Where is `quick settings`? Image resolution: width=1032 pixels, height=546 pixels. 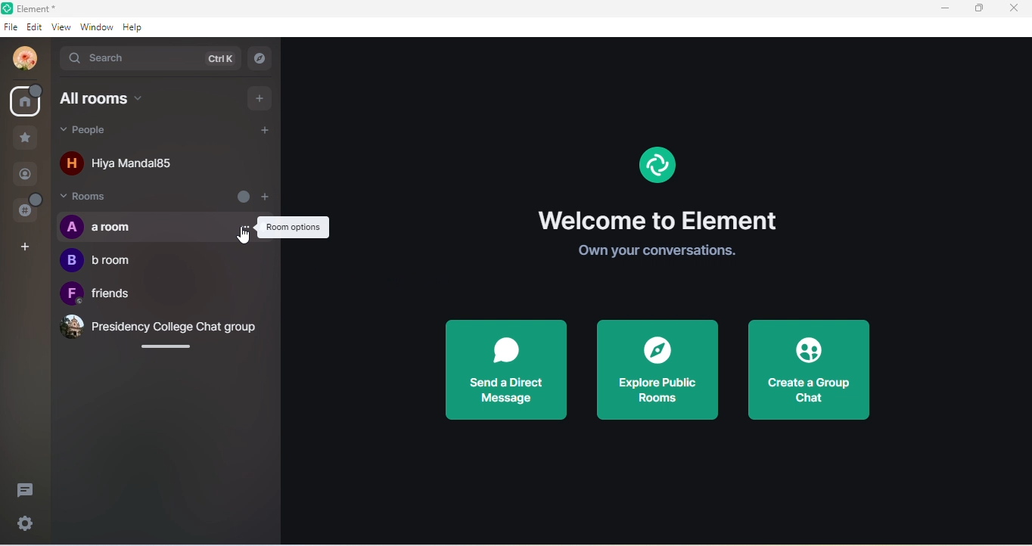
quick settings is located at coordinates (30, 526).